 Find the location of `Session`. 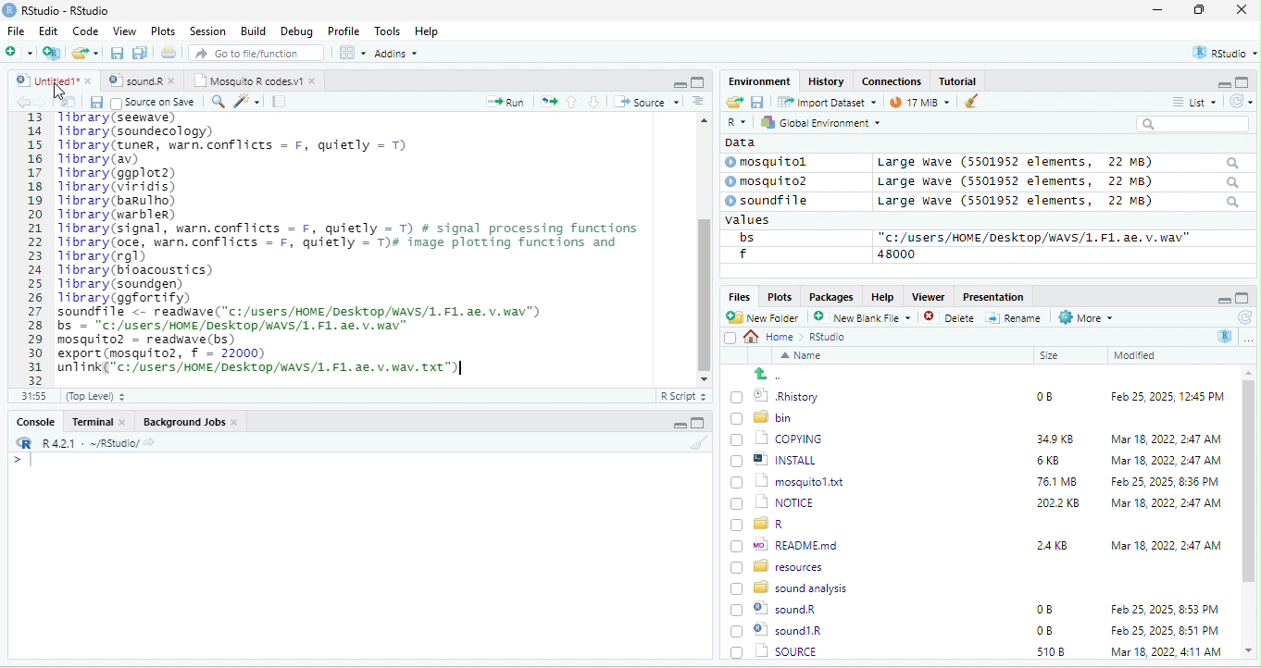

Session is located at coordinates (208, 30).